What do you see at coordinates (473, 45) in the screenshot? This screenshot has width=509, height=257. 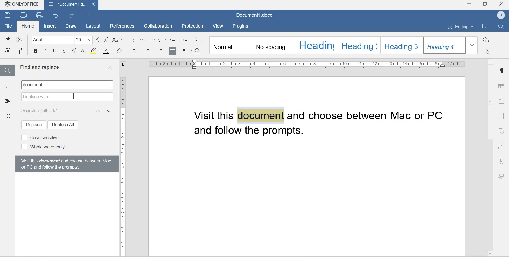 I see `Dropdown` at bounding box center [473, 45].